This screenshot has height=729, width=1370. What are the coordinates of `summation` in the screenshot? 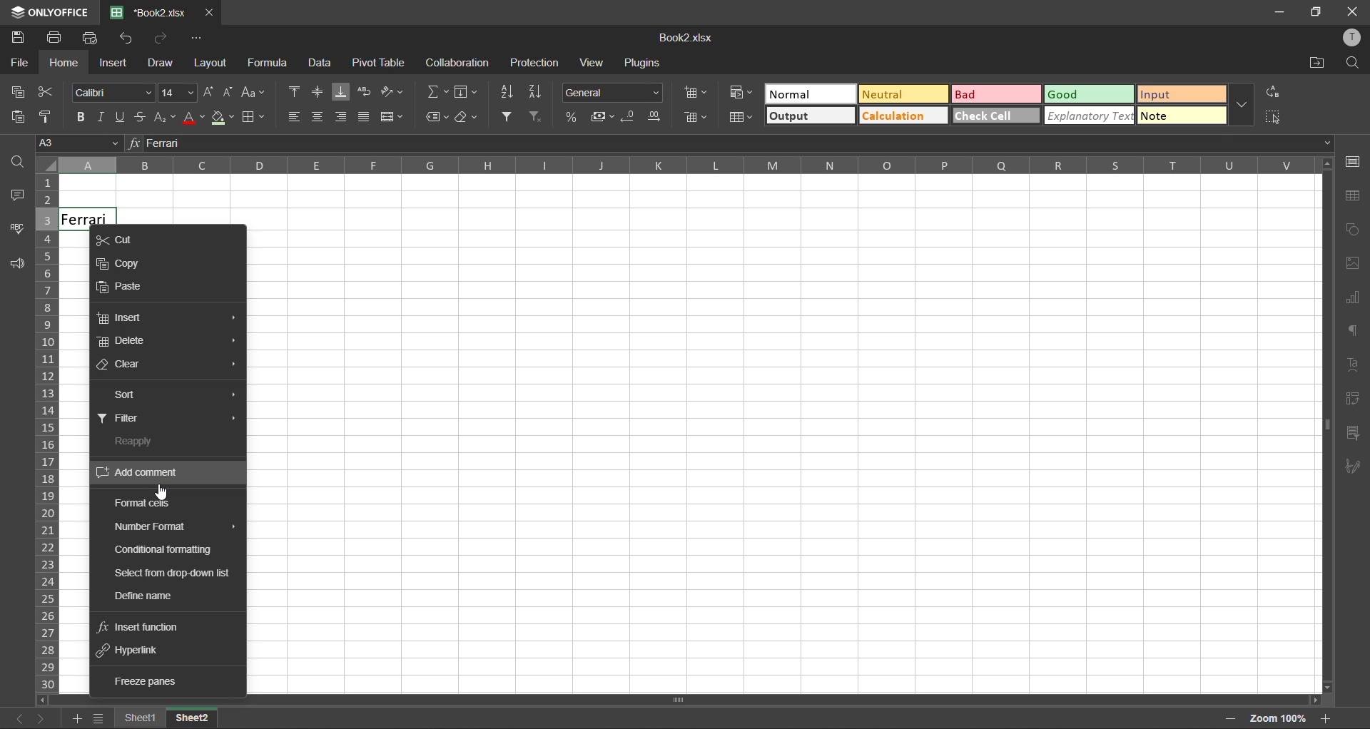 It's located at (436, 91).